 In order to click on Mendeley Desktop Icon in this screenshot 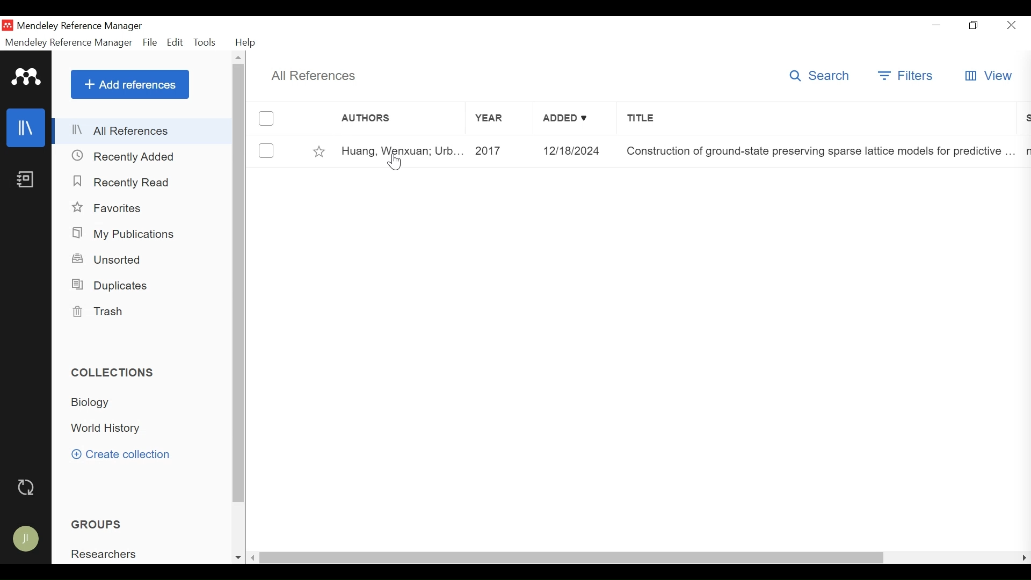, I will do `click(8, 26)`.